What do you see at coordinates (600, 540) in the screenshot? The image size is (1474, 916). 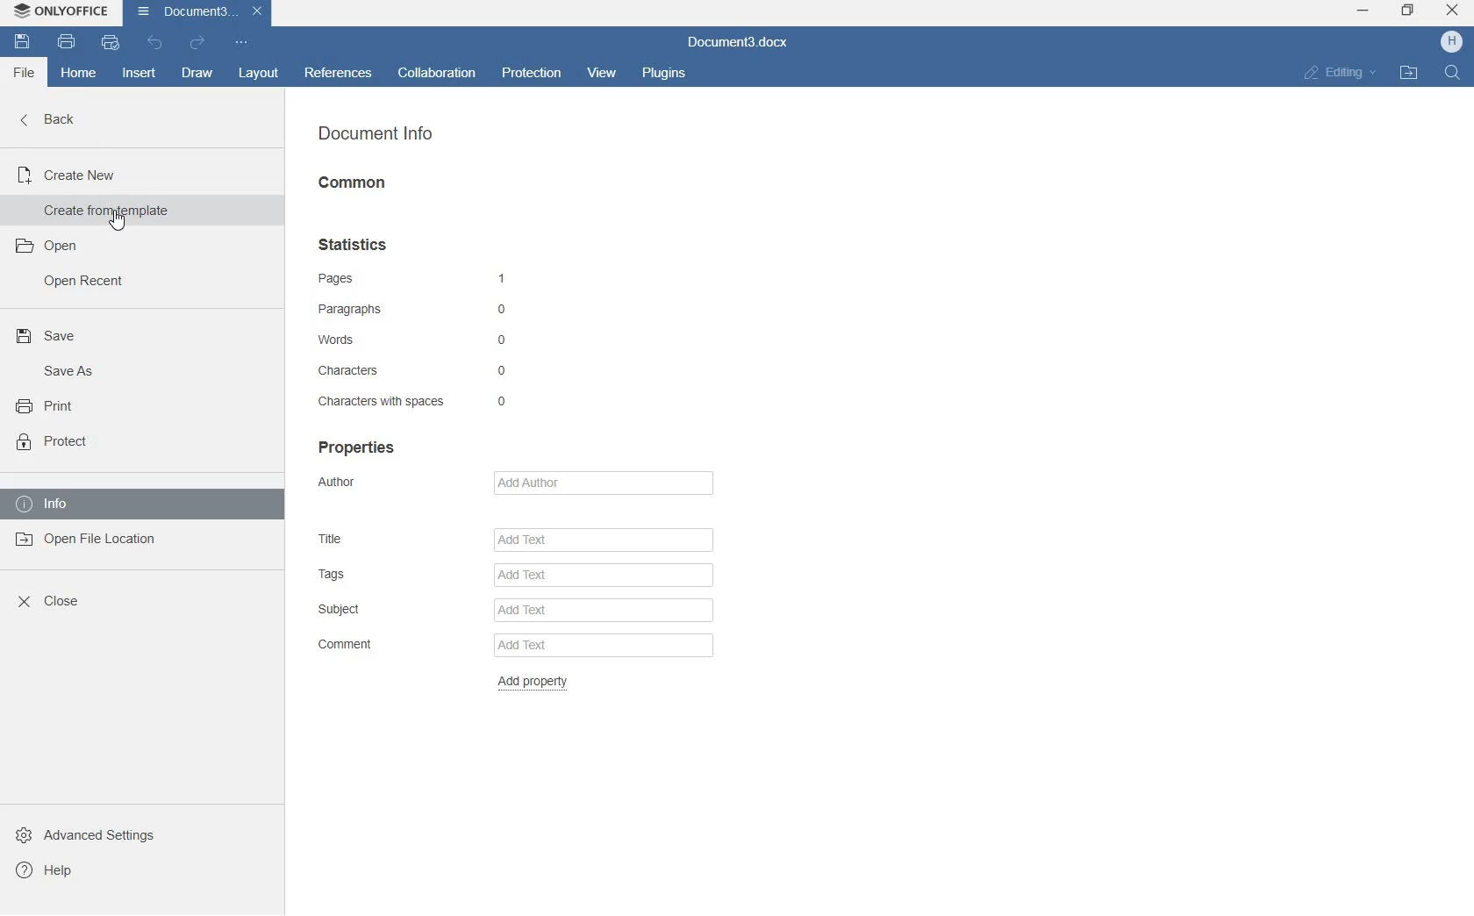 I see `add text` at bounding box center [600, 540].